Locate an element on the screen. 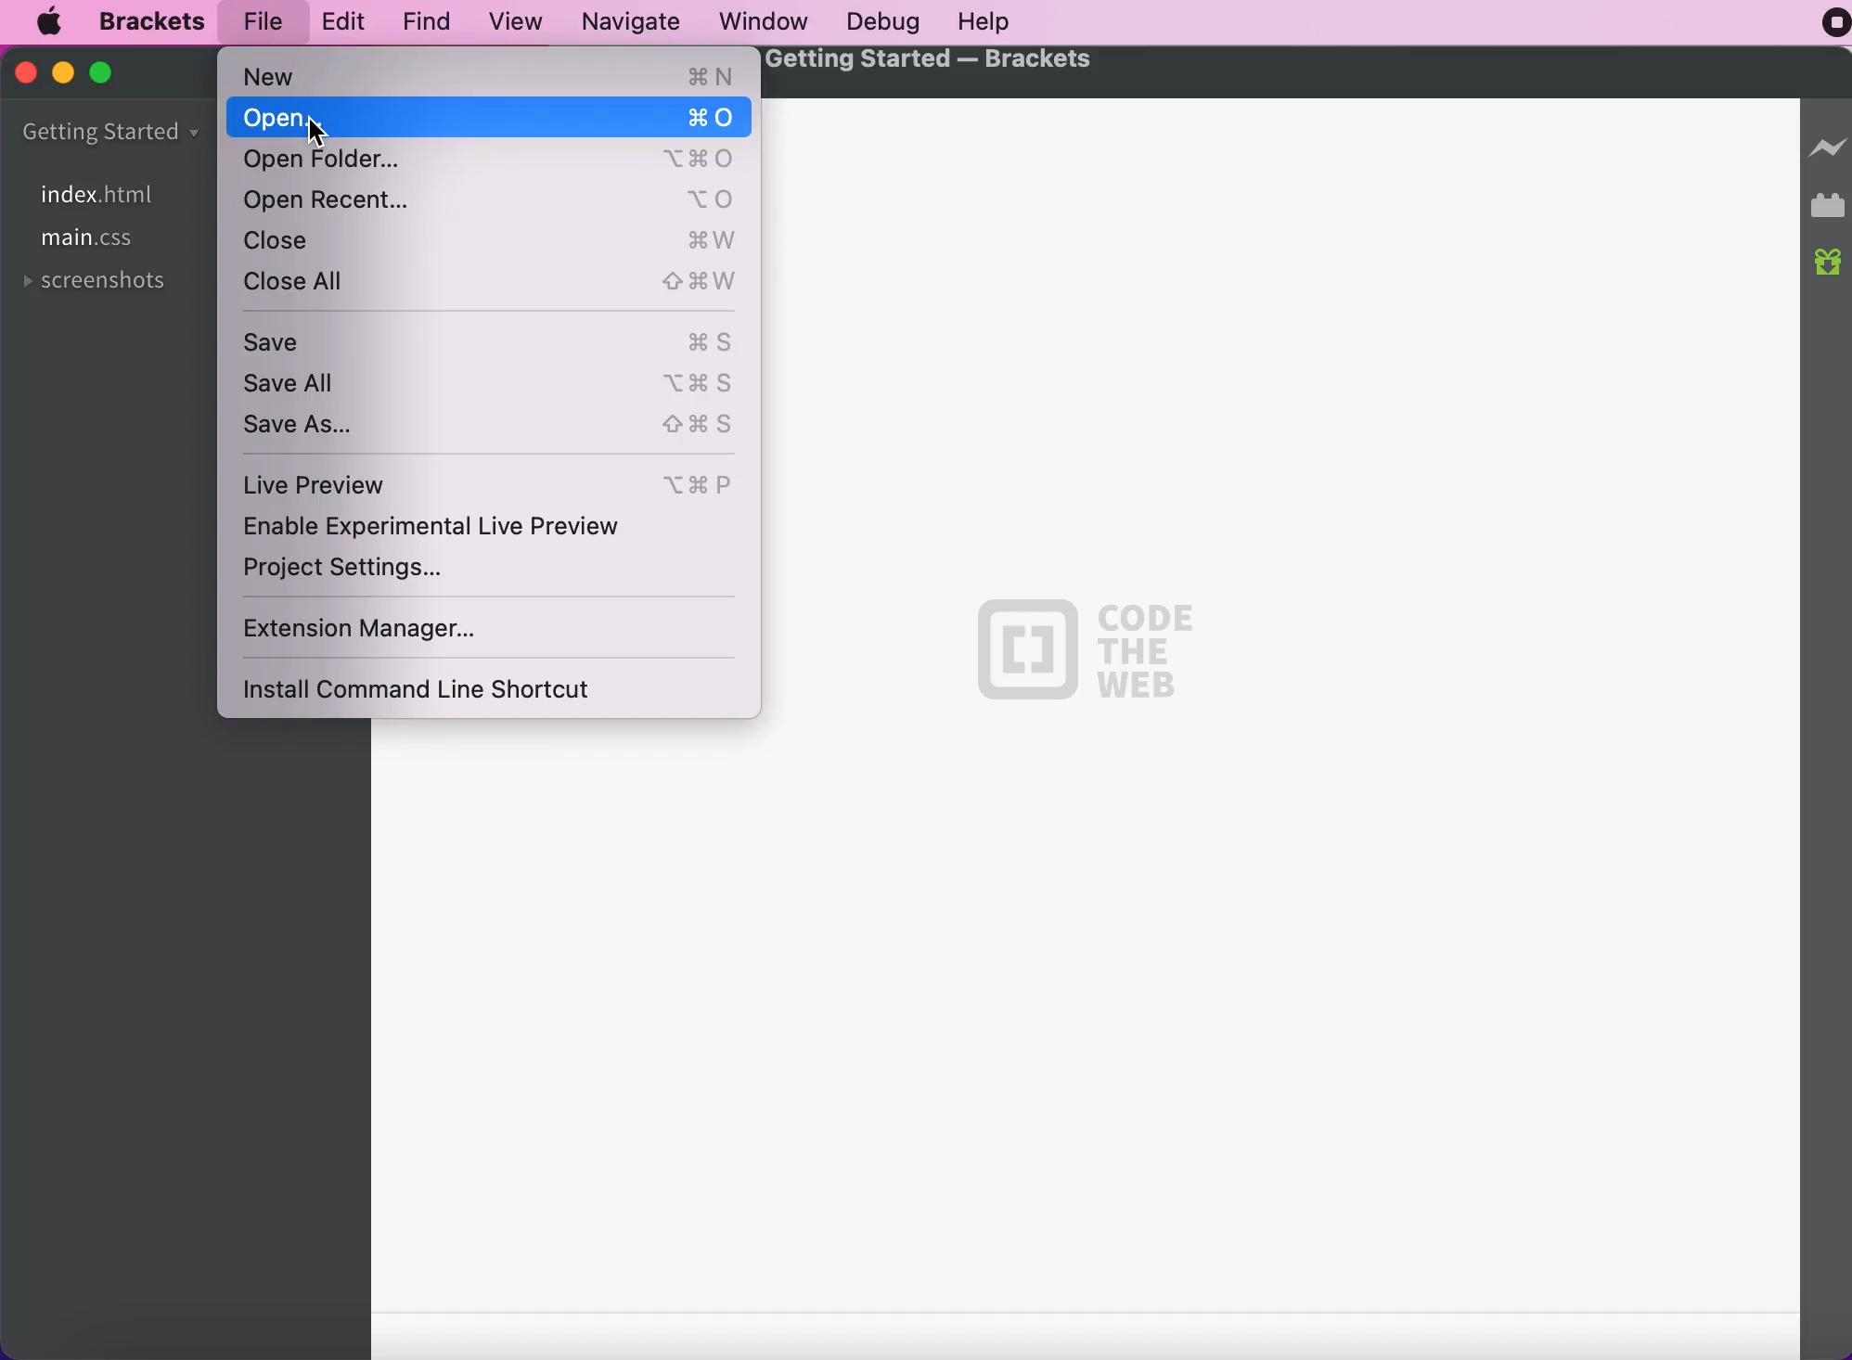 Image resolution: width=1852 pixels, height=1360 pixels. new is located at coordinates (490, 77).